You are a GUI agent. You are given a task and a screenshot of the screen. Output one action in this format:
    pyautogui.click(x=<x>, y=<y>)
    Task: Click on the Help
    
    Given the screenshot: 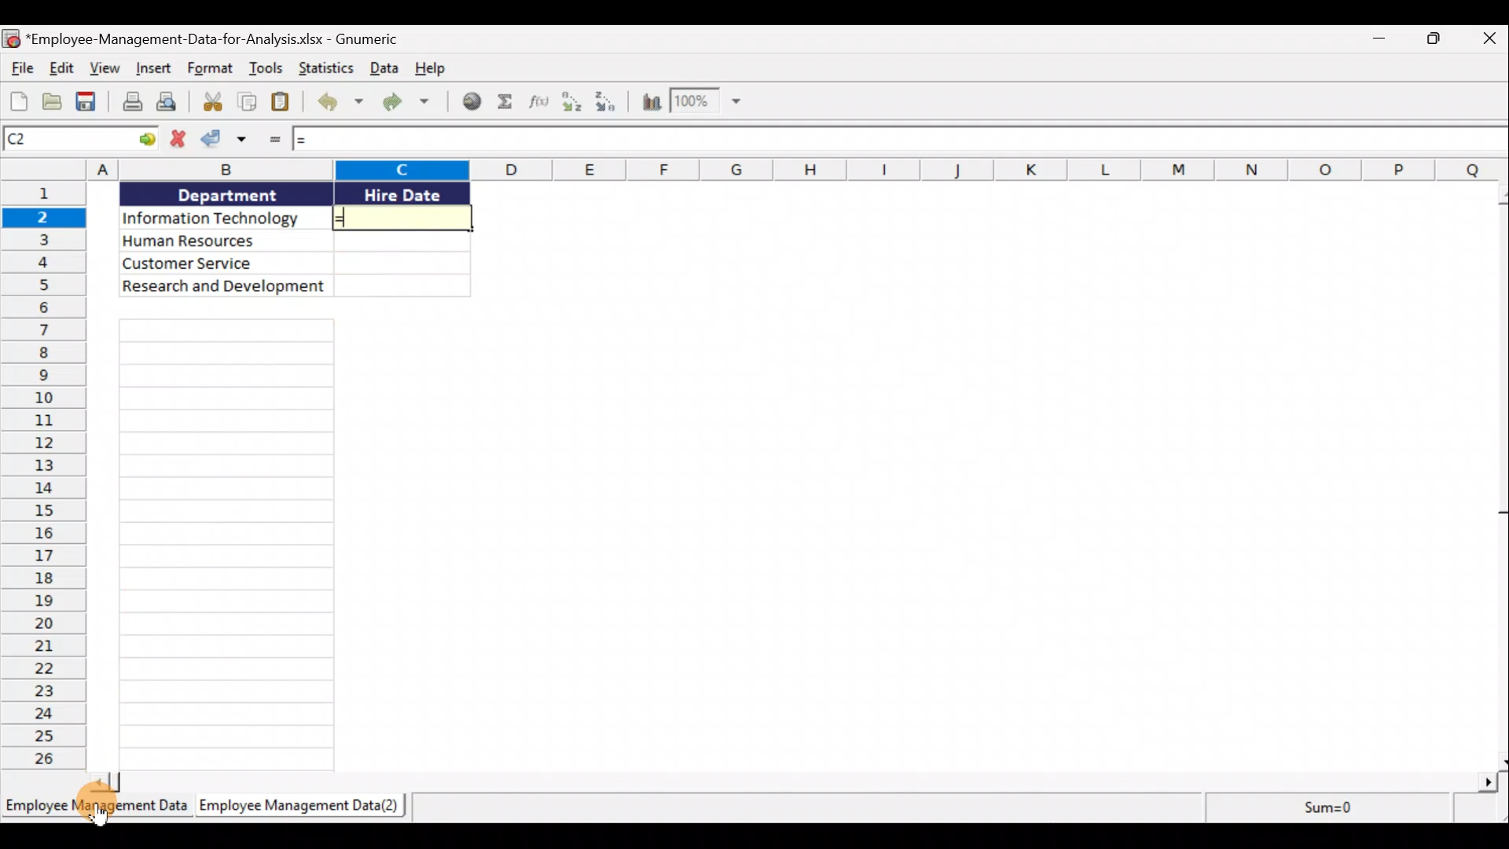 What is the action you would take?
    pyautogui.click(x=431, y=71)
    